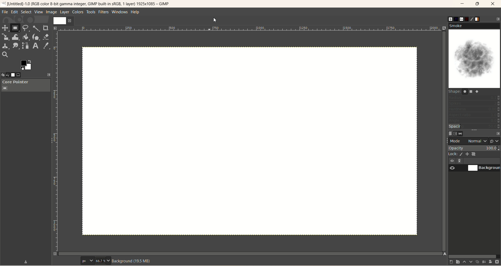 The width and height of the screenshot is (501, 266). I want to click on file, so click(5, 12).